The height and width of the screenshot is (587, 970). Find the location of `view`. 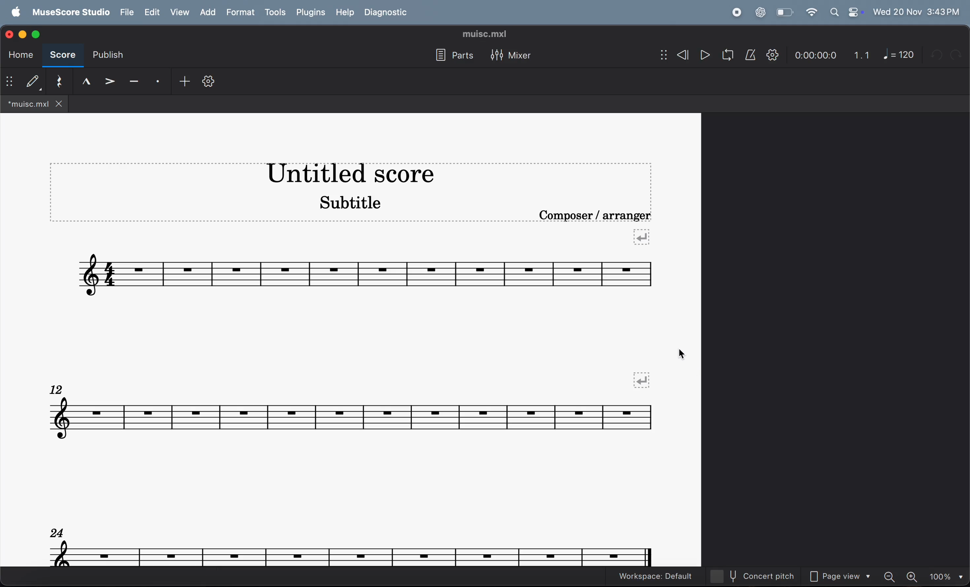

view is located at coordinates (178, 12).